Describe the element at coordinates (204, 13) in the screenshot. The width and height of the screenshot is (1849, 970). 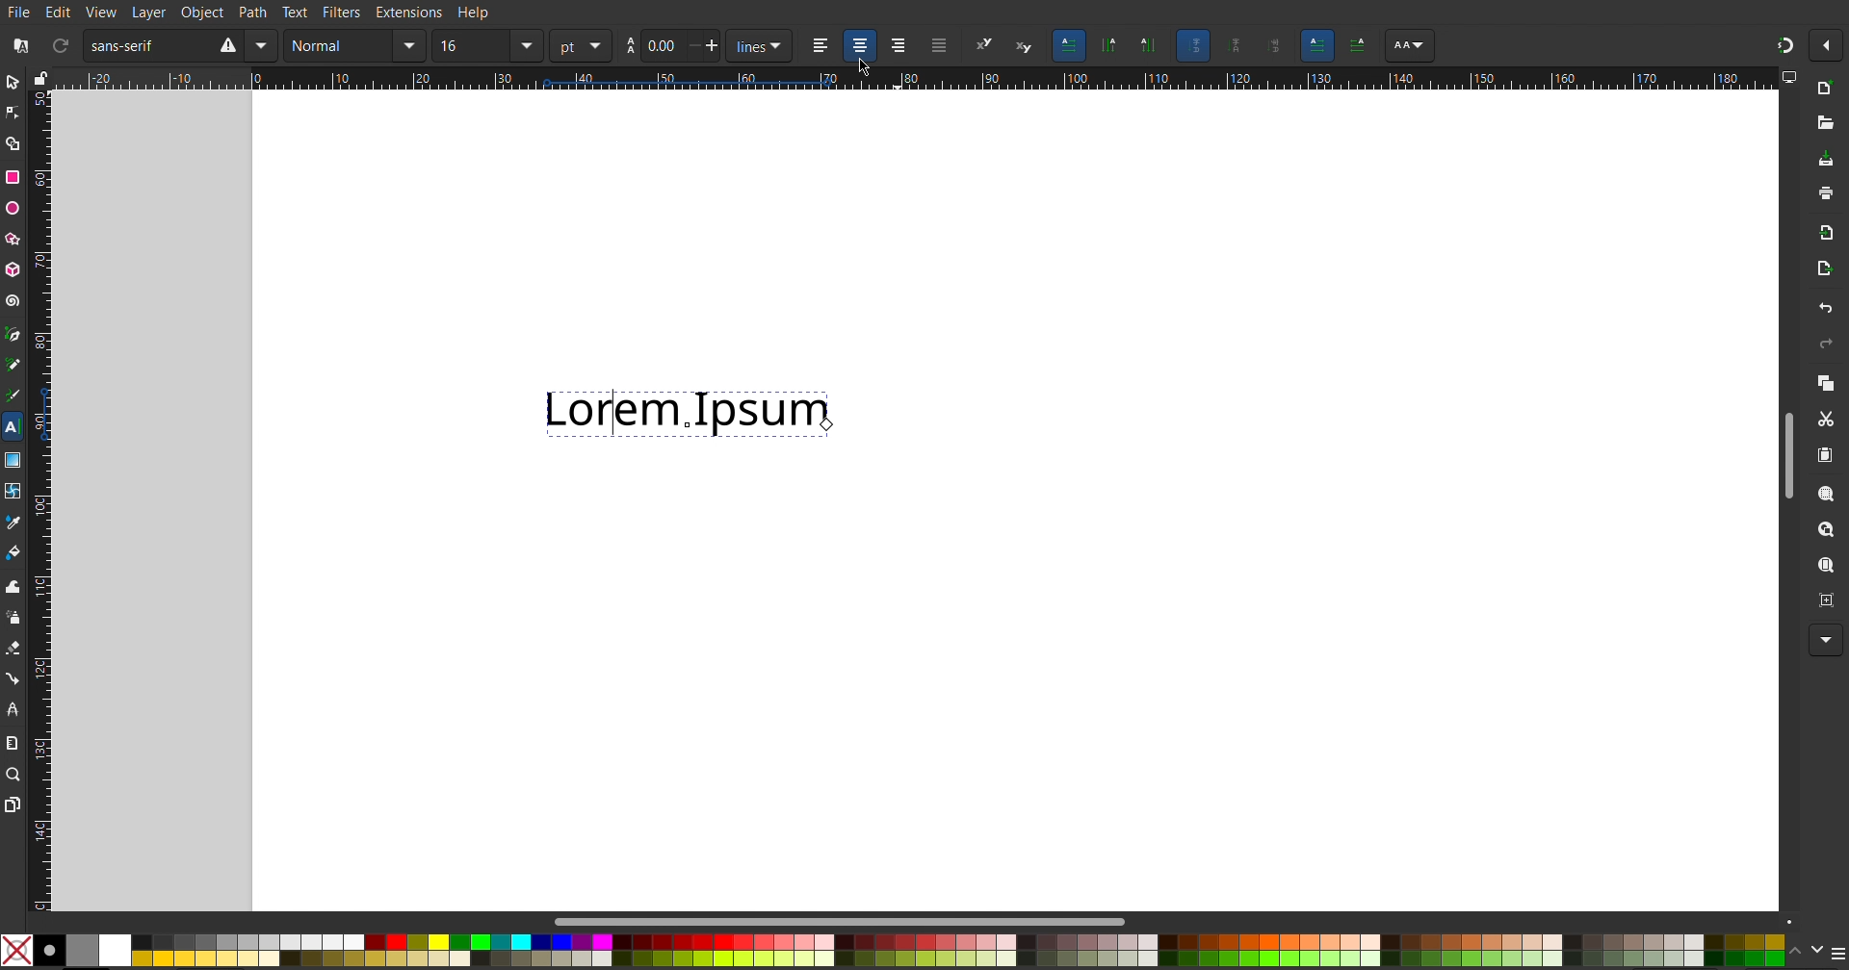
I see `Object` at that location.